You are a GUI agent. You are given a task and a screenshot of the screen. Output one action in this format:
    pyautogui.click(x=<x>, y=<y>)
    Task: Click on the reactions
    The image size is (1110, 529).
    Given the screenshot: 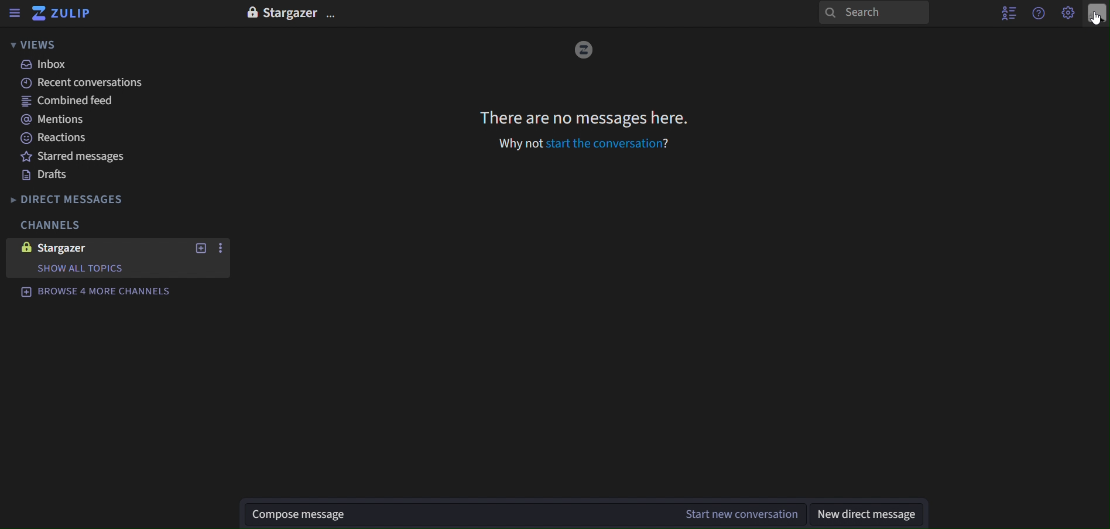 What is the action you would take?
    pyautogui.click(x=57, y=139)
    